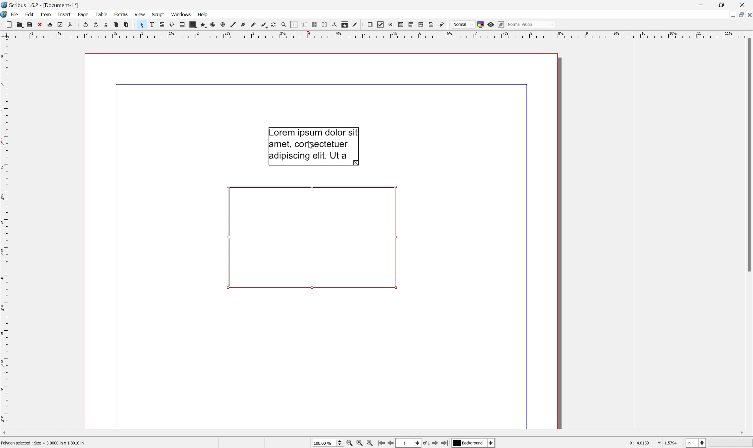 The width and height of the screenshot is (753, 448). Describe the element at coordinates (410, 24) in the screenshot. I see `PDF combo box` at that location.